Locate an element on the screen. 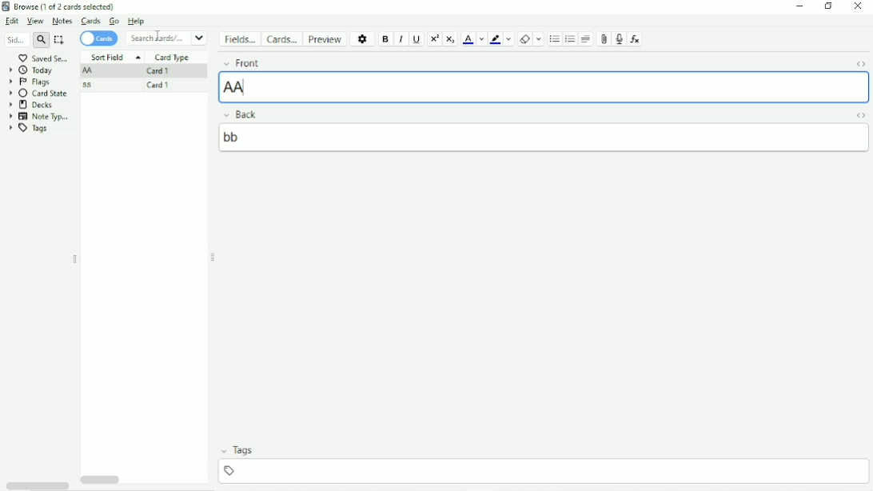 This screenshot has height=491, width=873. Change color is located at coordinates (481, 39).